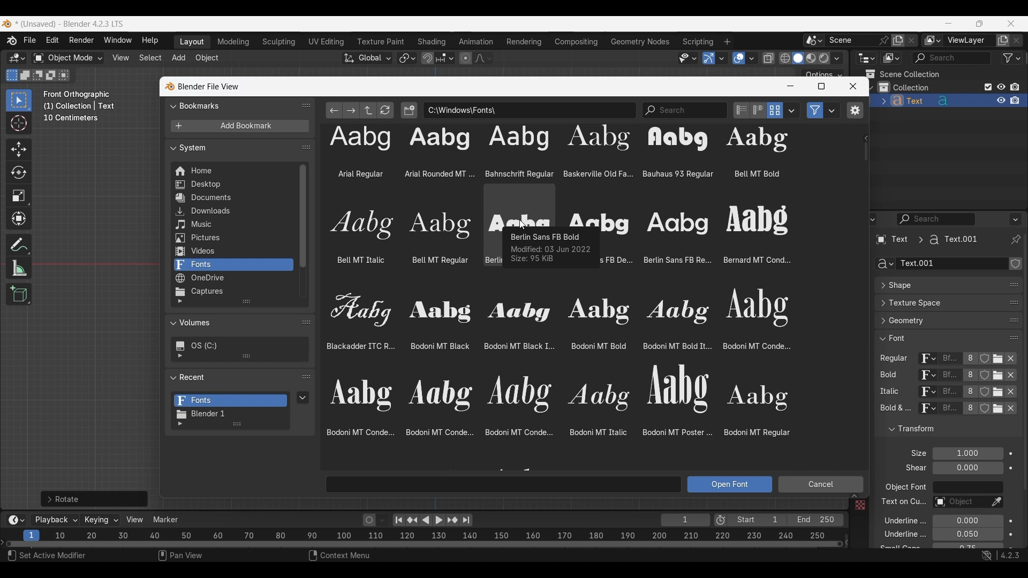  I want to click on Click to collapse Transform, so click(939, 429).